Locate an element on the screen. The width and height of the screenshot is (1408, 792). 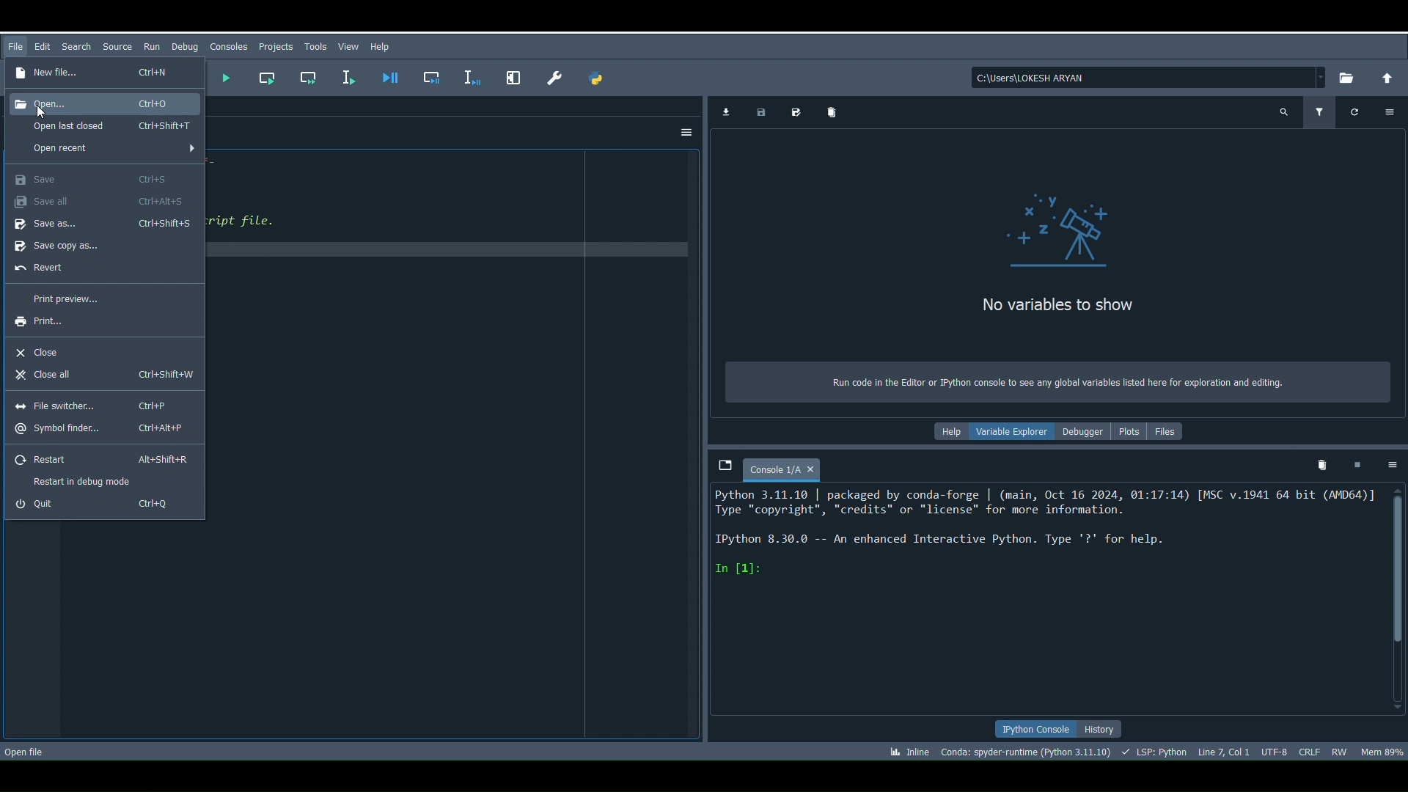
Edit is located at coordinates (45, 46).